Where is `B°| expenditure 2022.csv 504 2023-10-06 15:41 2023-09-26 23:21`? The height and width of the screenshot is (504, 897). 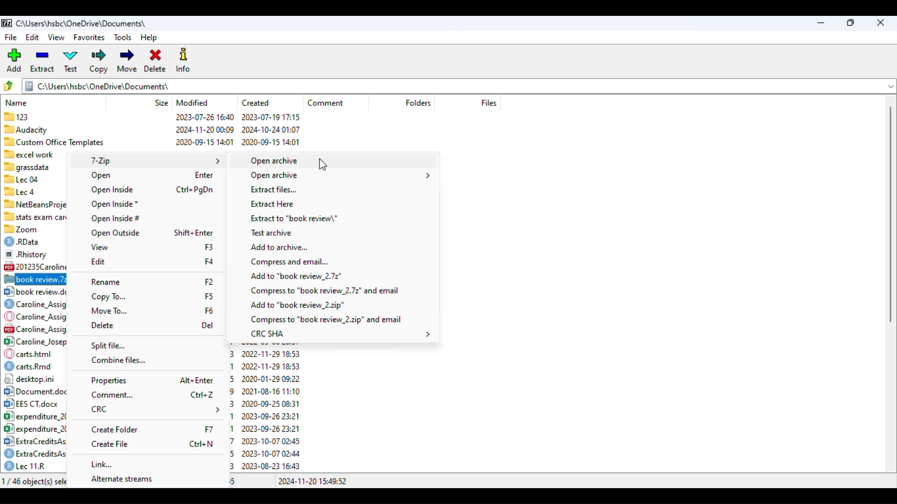
B°| expenditure 2022.csv 504 2023-10-06 15:41 2023-09-26 23:21 is located at coordinates (35, 428).